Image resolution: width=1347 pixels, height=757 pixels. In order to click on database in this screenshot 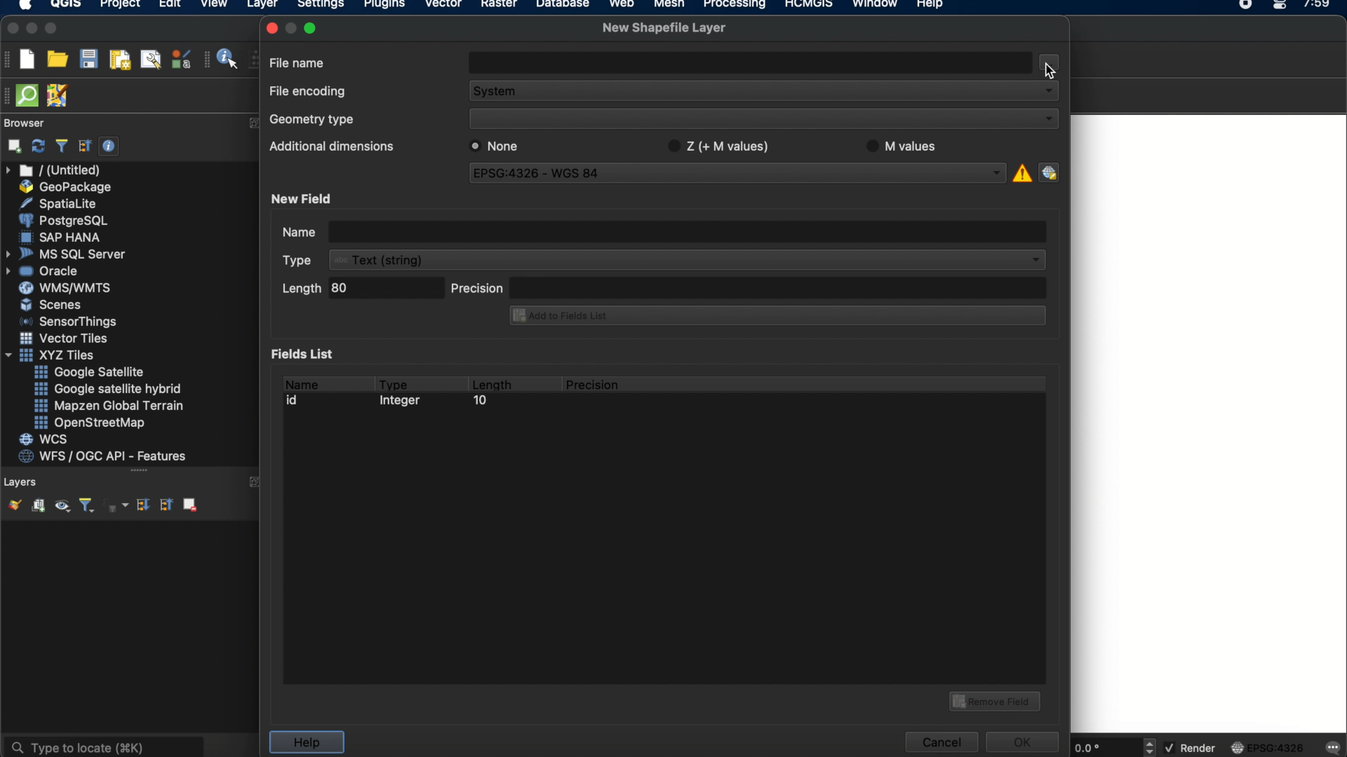, I will do `click(562, 6)`.